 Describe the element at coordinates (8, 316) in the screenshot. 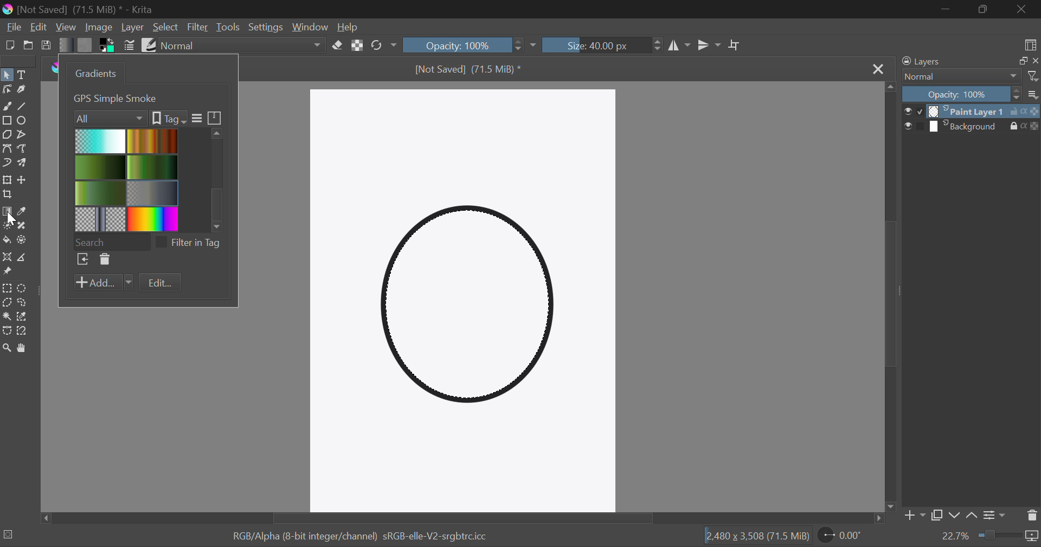

I see `Continuous Selection` at that location.